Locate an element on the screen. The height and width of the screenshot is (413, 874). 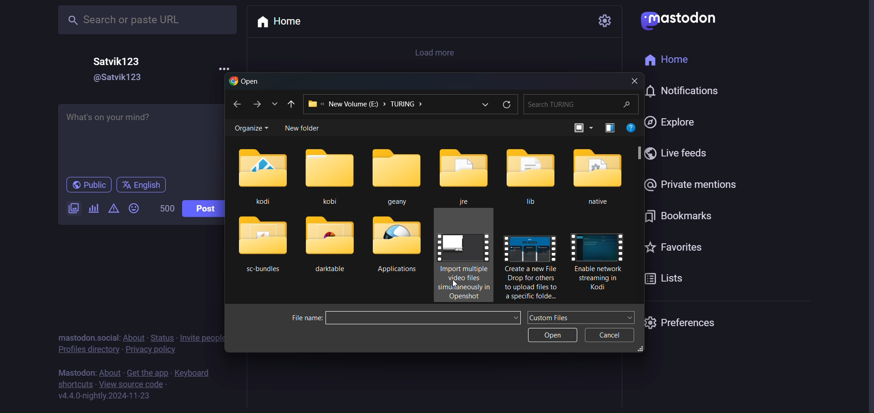
open is located at coordinates (244, 81).